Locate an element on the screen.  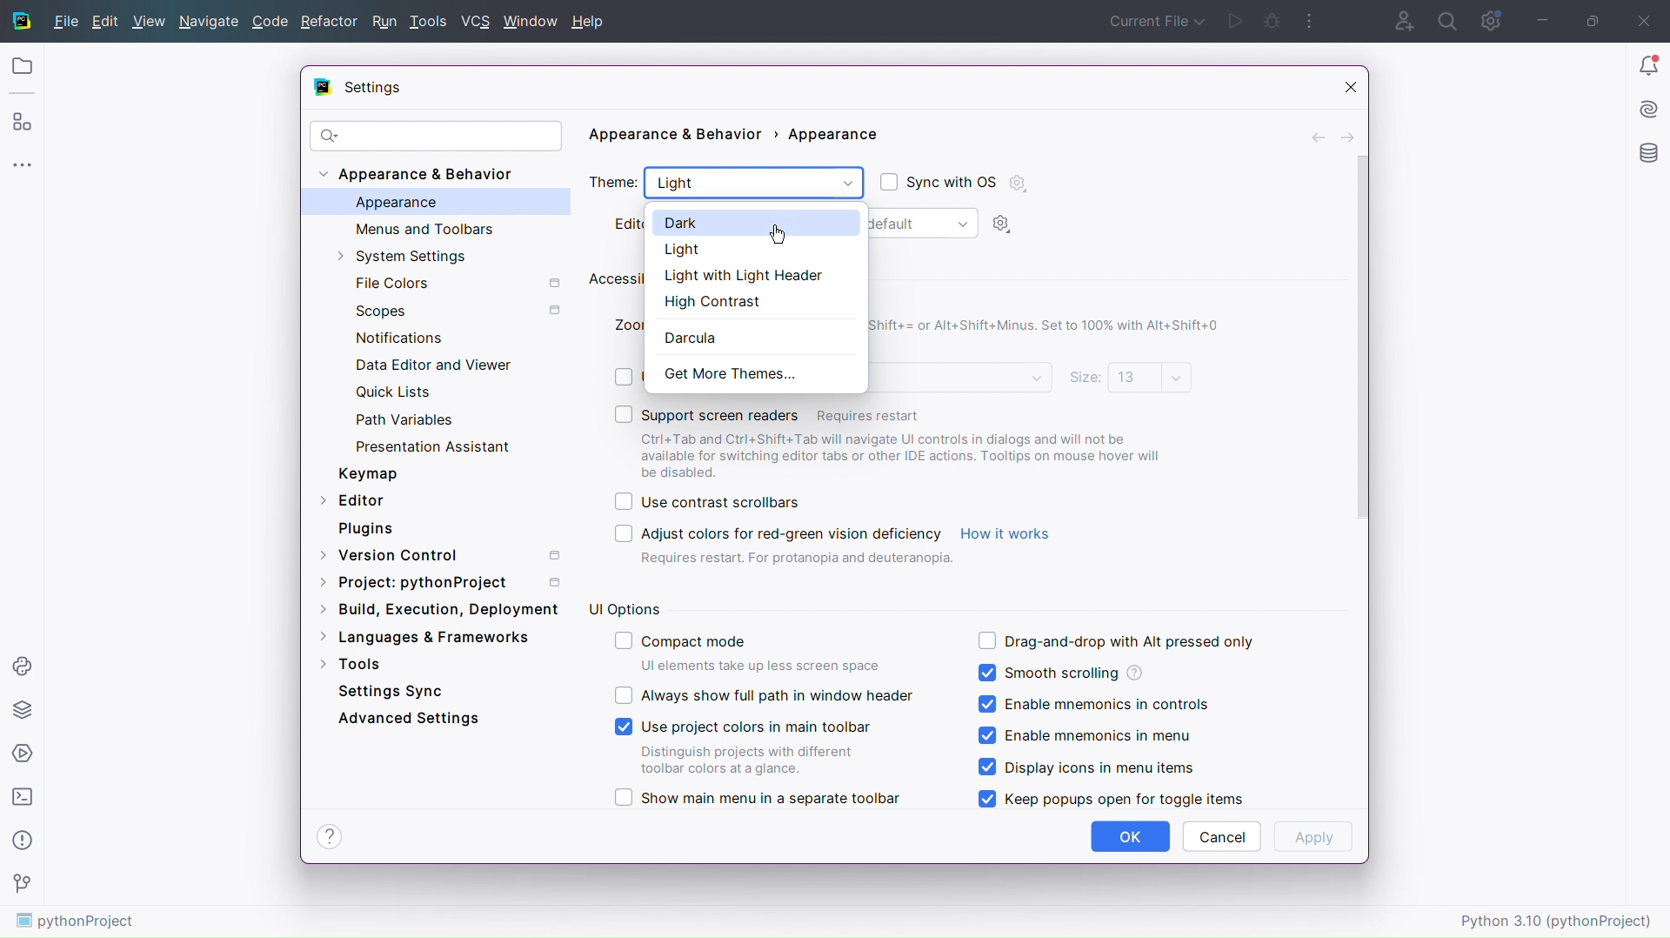
Drag-and-drop  is located at coordinates (1115, 640).